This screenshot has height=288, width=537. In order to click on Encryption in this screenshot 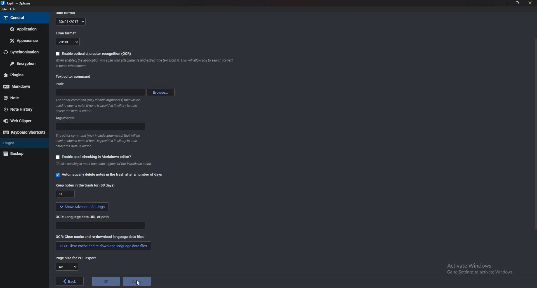, I will do `click(22, 64)`.